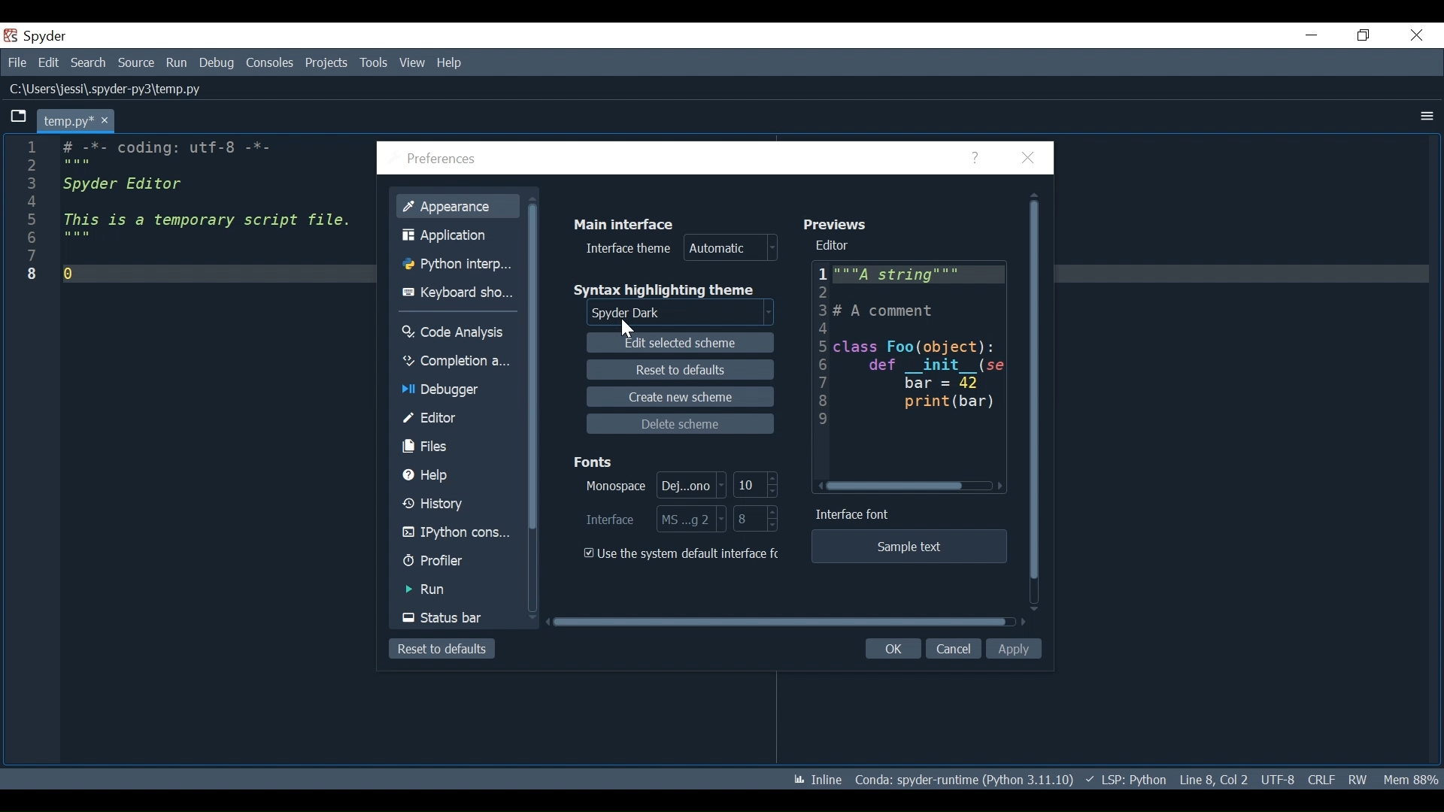 The width and height of the screenshot is (1444, 812). What do you see at coordinates (372, 63) in the screenshot?
I see `Tools` at bounding box center [372, 63].